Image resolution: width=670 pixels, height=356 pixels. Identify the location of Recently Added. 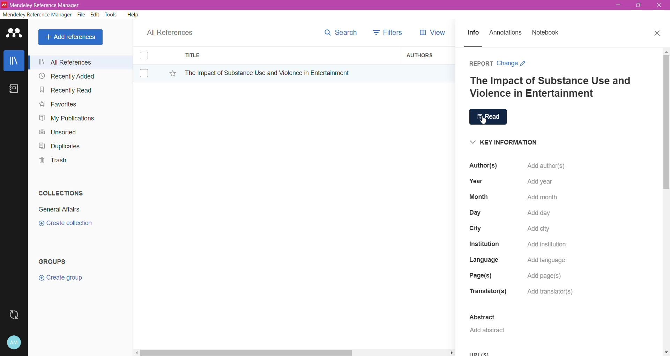
(68, 75).